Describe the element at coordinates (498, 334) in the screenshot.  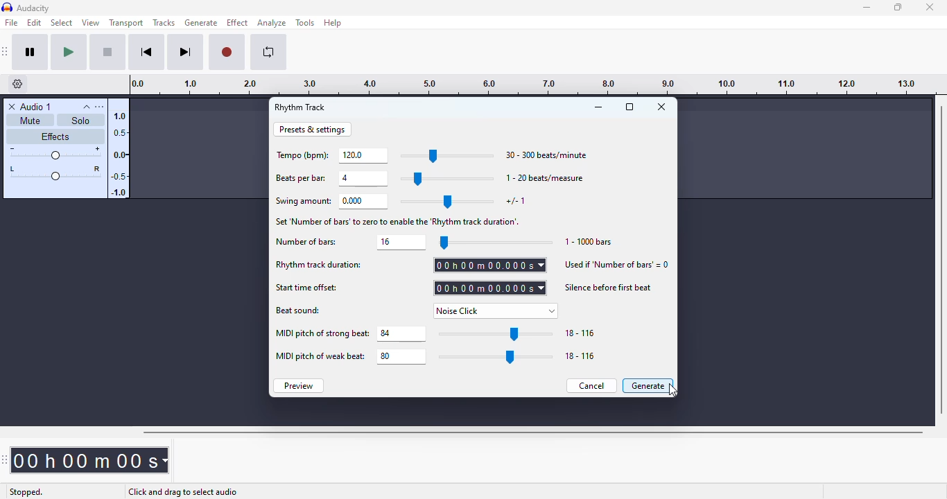
I see `slider` at that location.